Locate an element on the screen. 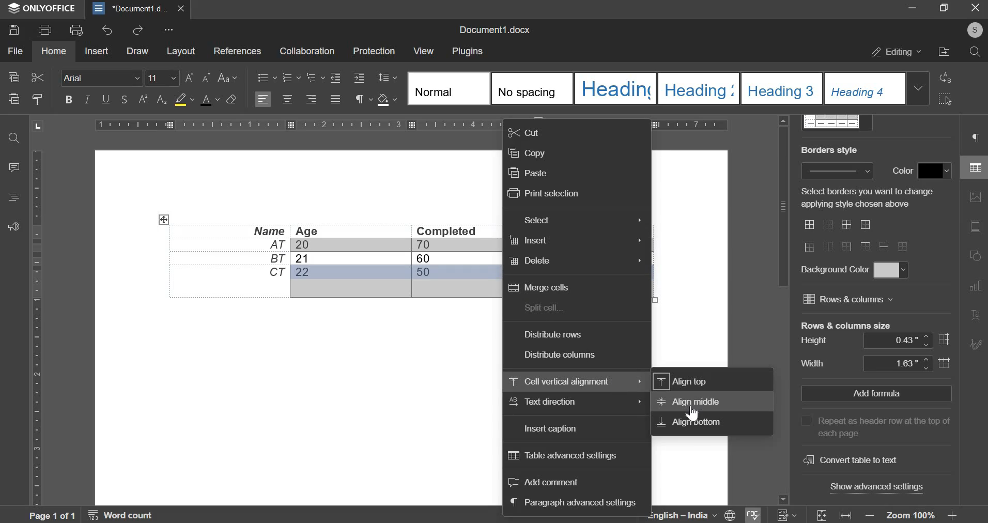 The width and height of the screenshot is (988, 523). select is located at coordinates (536, 220).